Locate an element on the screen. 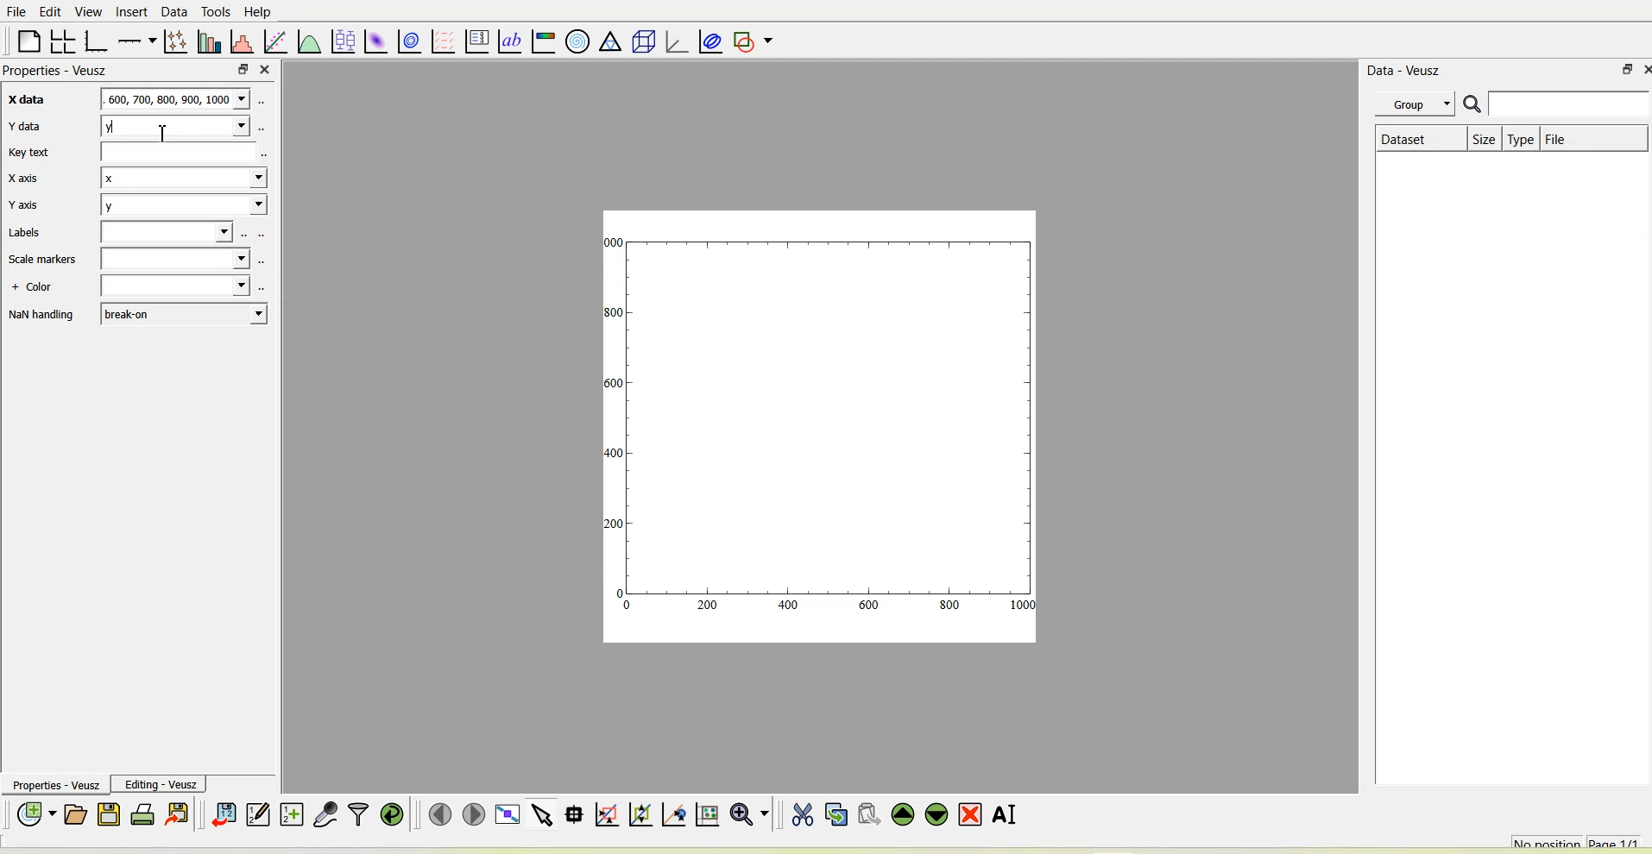 The width and height of the screenshot is (1652, 854). close is located at coordinates (266, 70).